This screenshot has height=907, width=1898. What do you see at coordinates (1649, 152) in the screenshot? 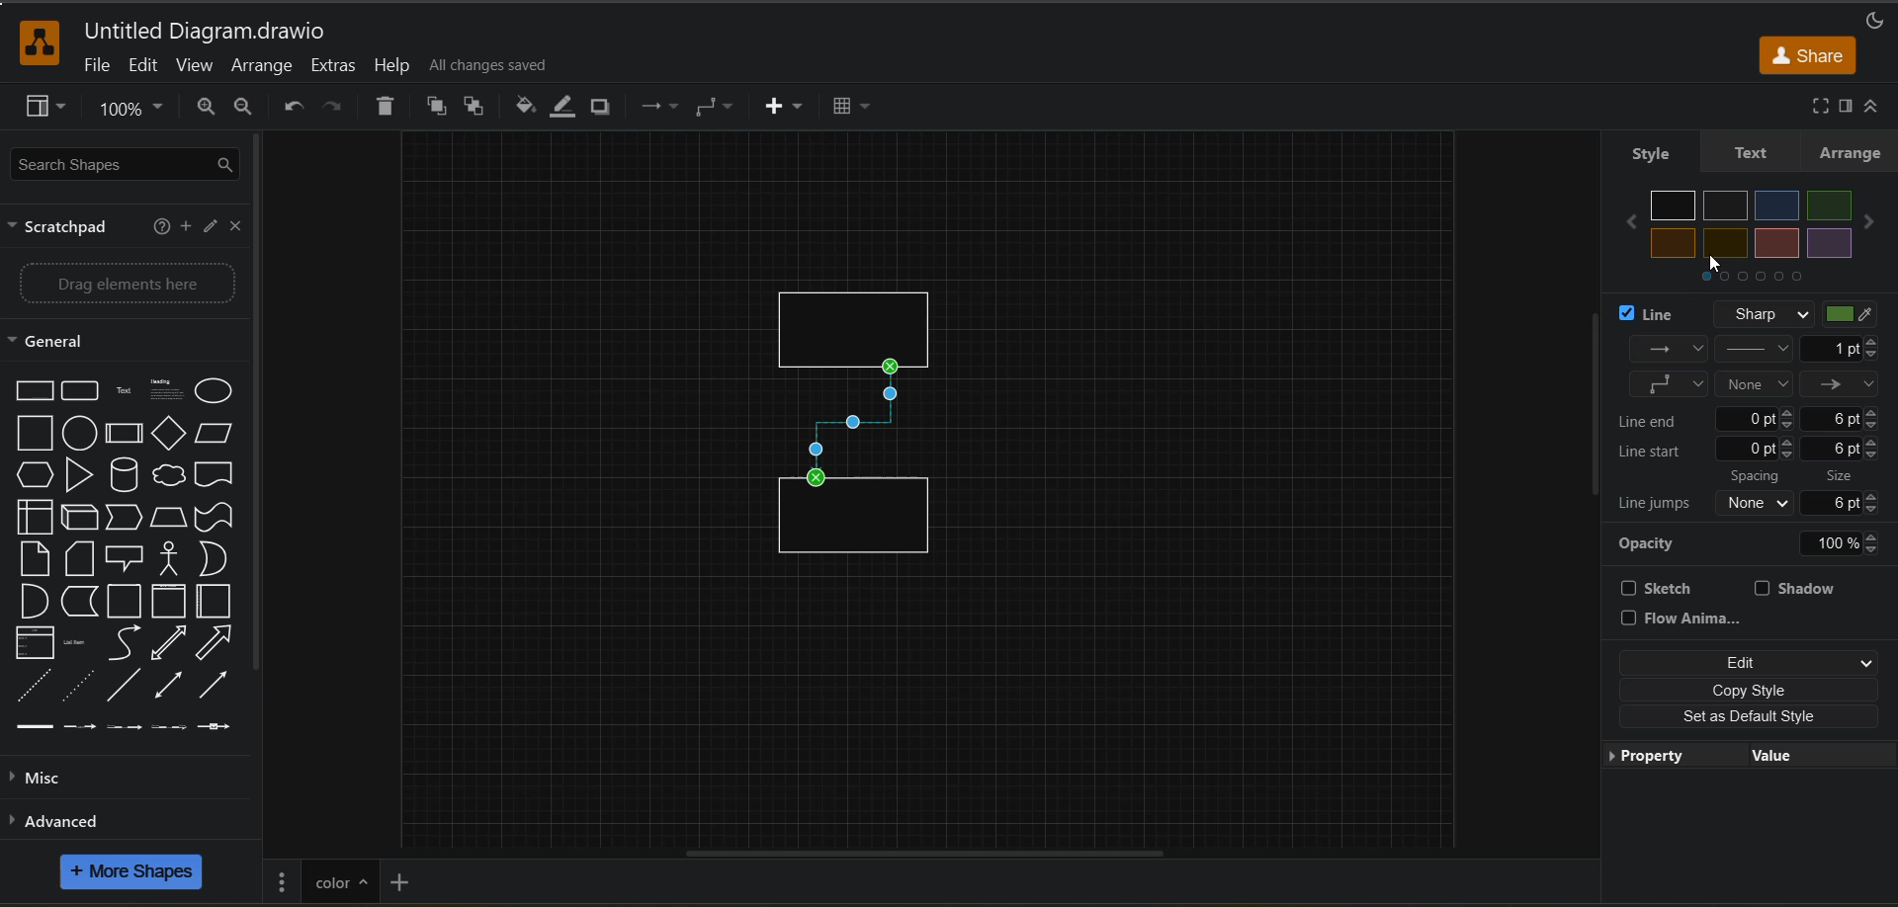
I see `style` at bounding box center [1649, 152].